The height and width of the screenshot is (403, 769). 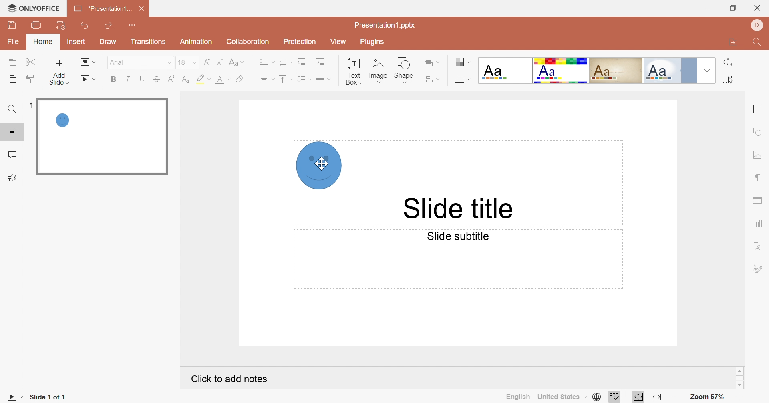 I want to click on DELL, so click(x=756, y=25).